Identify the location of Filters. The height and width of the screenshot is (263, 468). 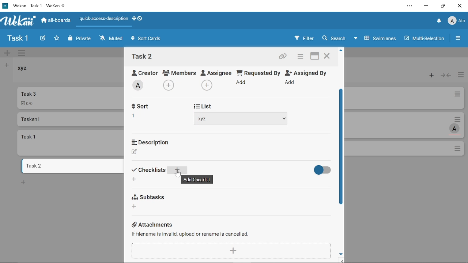
(302, 38).